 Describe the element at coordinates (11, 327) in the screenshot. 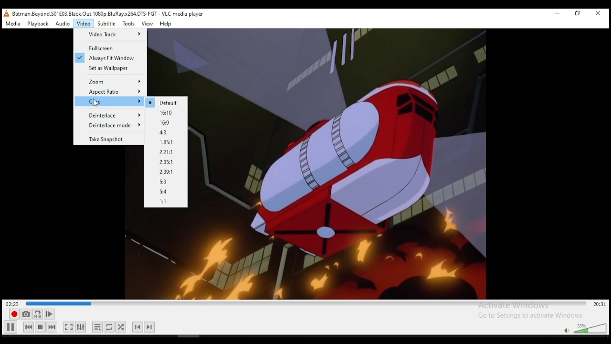

I see `Play/pause` at that location.